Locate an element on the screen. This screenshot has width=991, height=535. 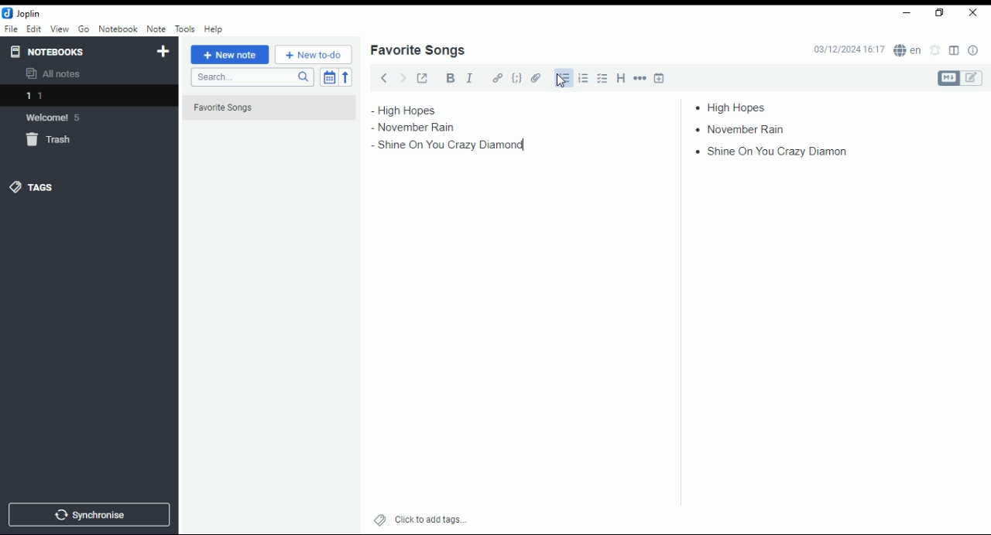
search is located at coordinates (252, 77).